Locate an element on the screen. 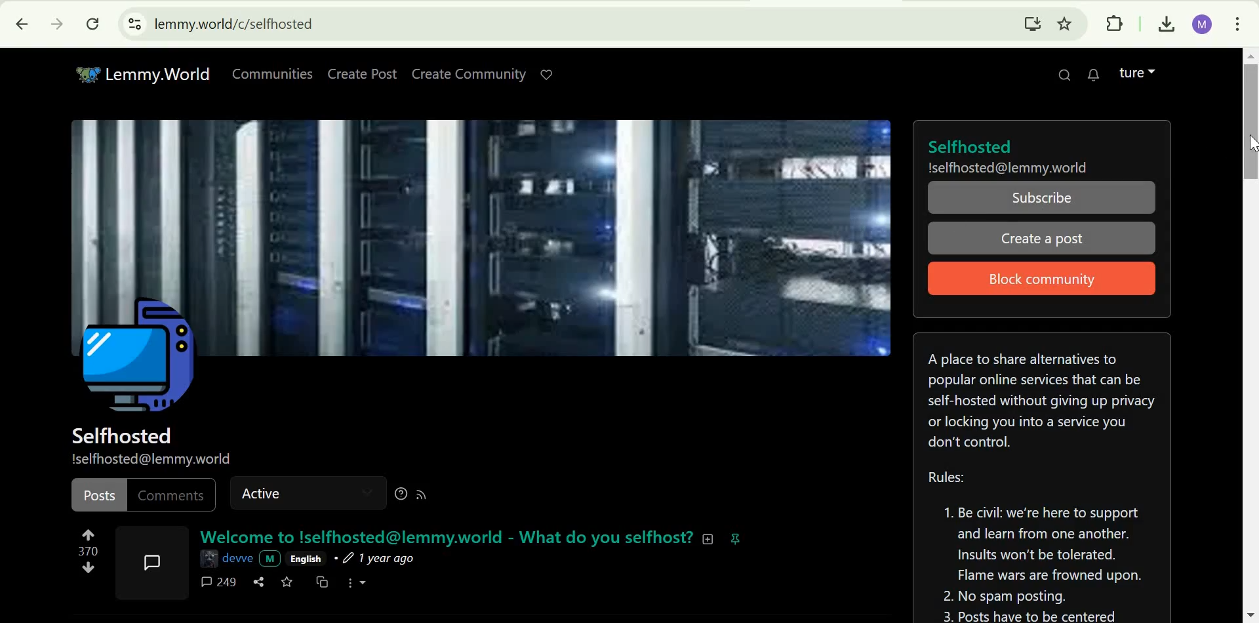  selfhosted is located at coordinates (1014, 146).